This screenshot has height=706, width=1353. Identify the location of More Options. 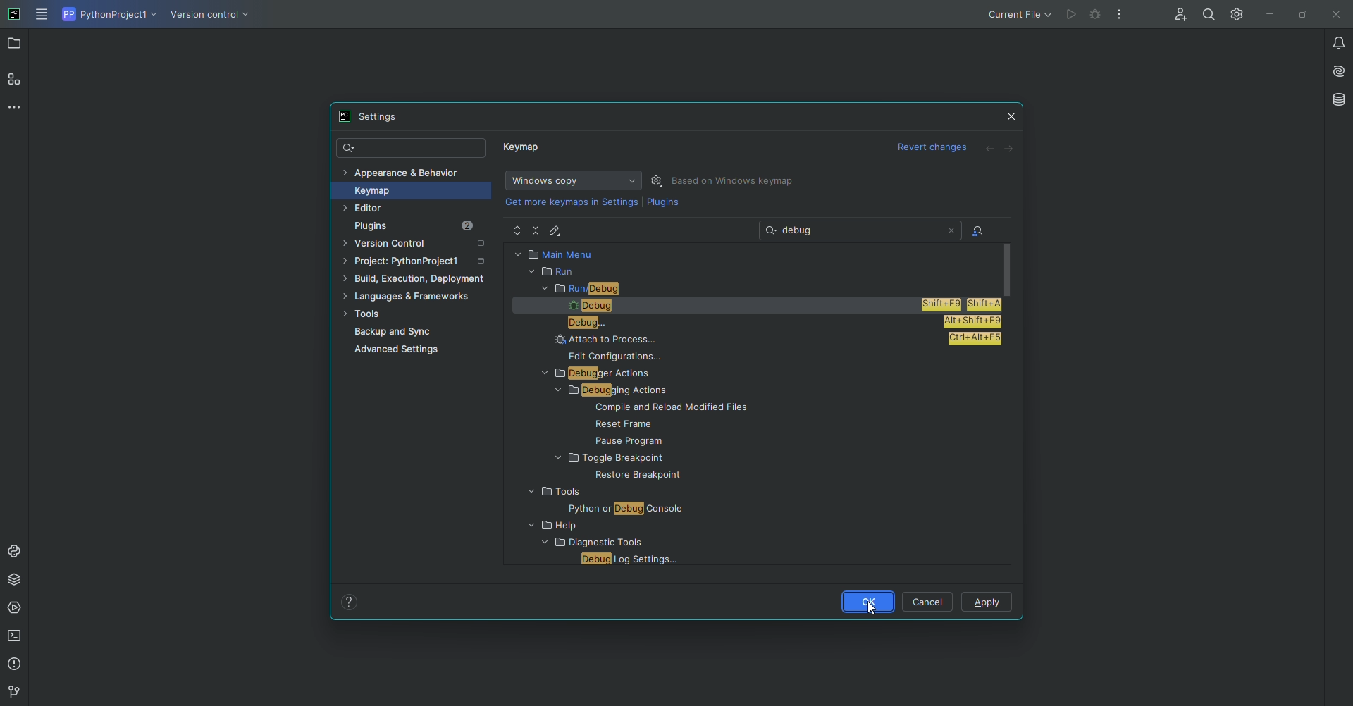
(1123, 18).